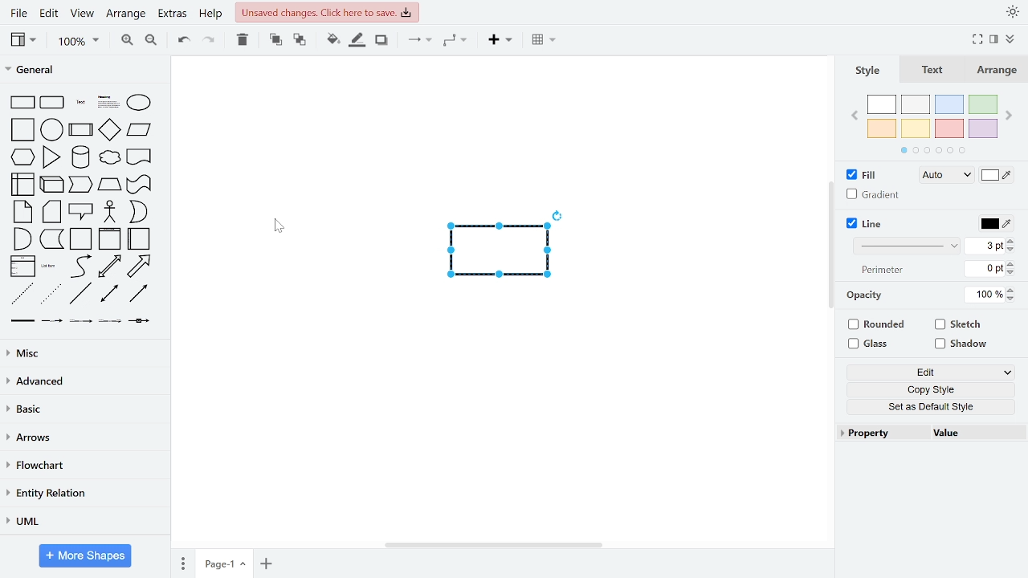 The image size is (1028, 578). What do you see at coordinates (22, 292) in the screenshot?
I see `general shapes` at bounding box center [22, 292].